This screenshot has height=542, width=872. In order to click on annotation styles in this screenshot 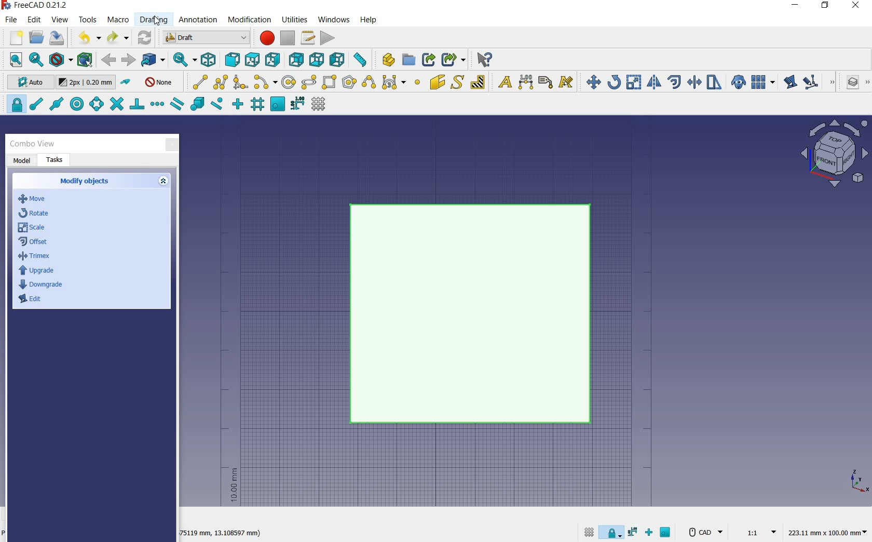, I will do `click(567, 84)`.